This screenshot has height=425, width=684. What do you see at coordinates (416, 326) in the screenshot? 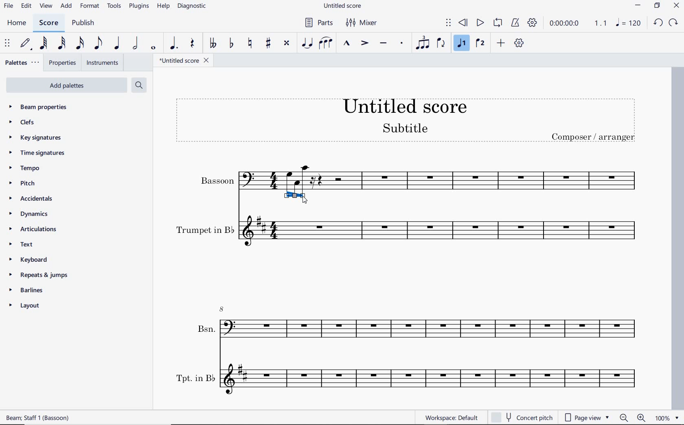
I see `Bsn.` at bounding box center [416, 326].